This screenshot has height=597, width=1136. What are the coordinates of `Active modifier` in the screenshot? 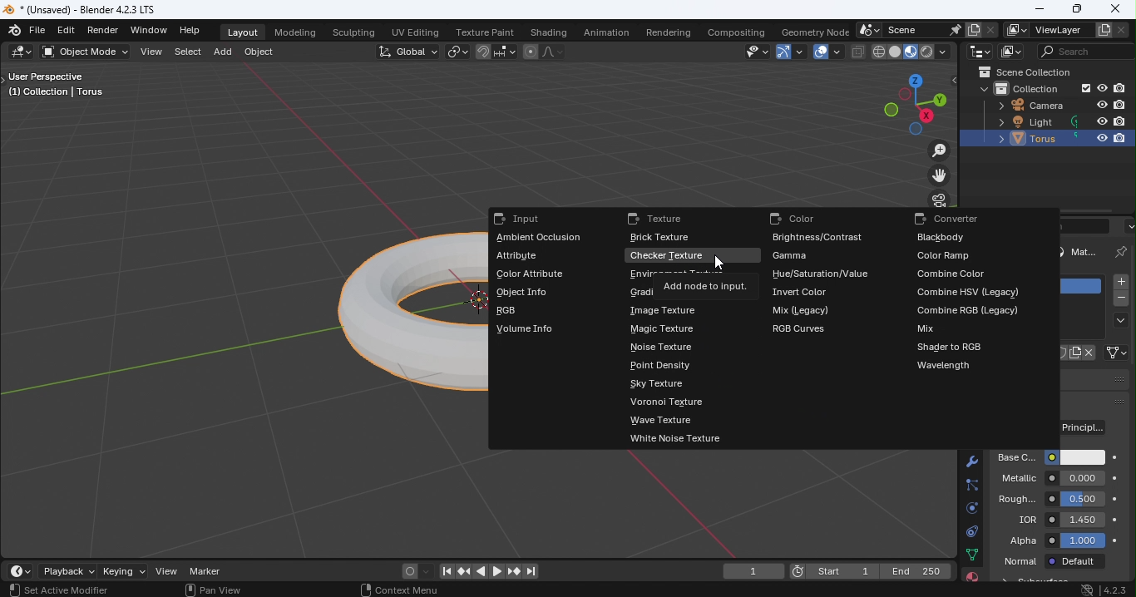 It's located at (74, 590).